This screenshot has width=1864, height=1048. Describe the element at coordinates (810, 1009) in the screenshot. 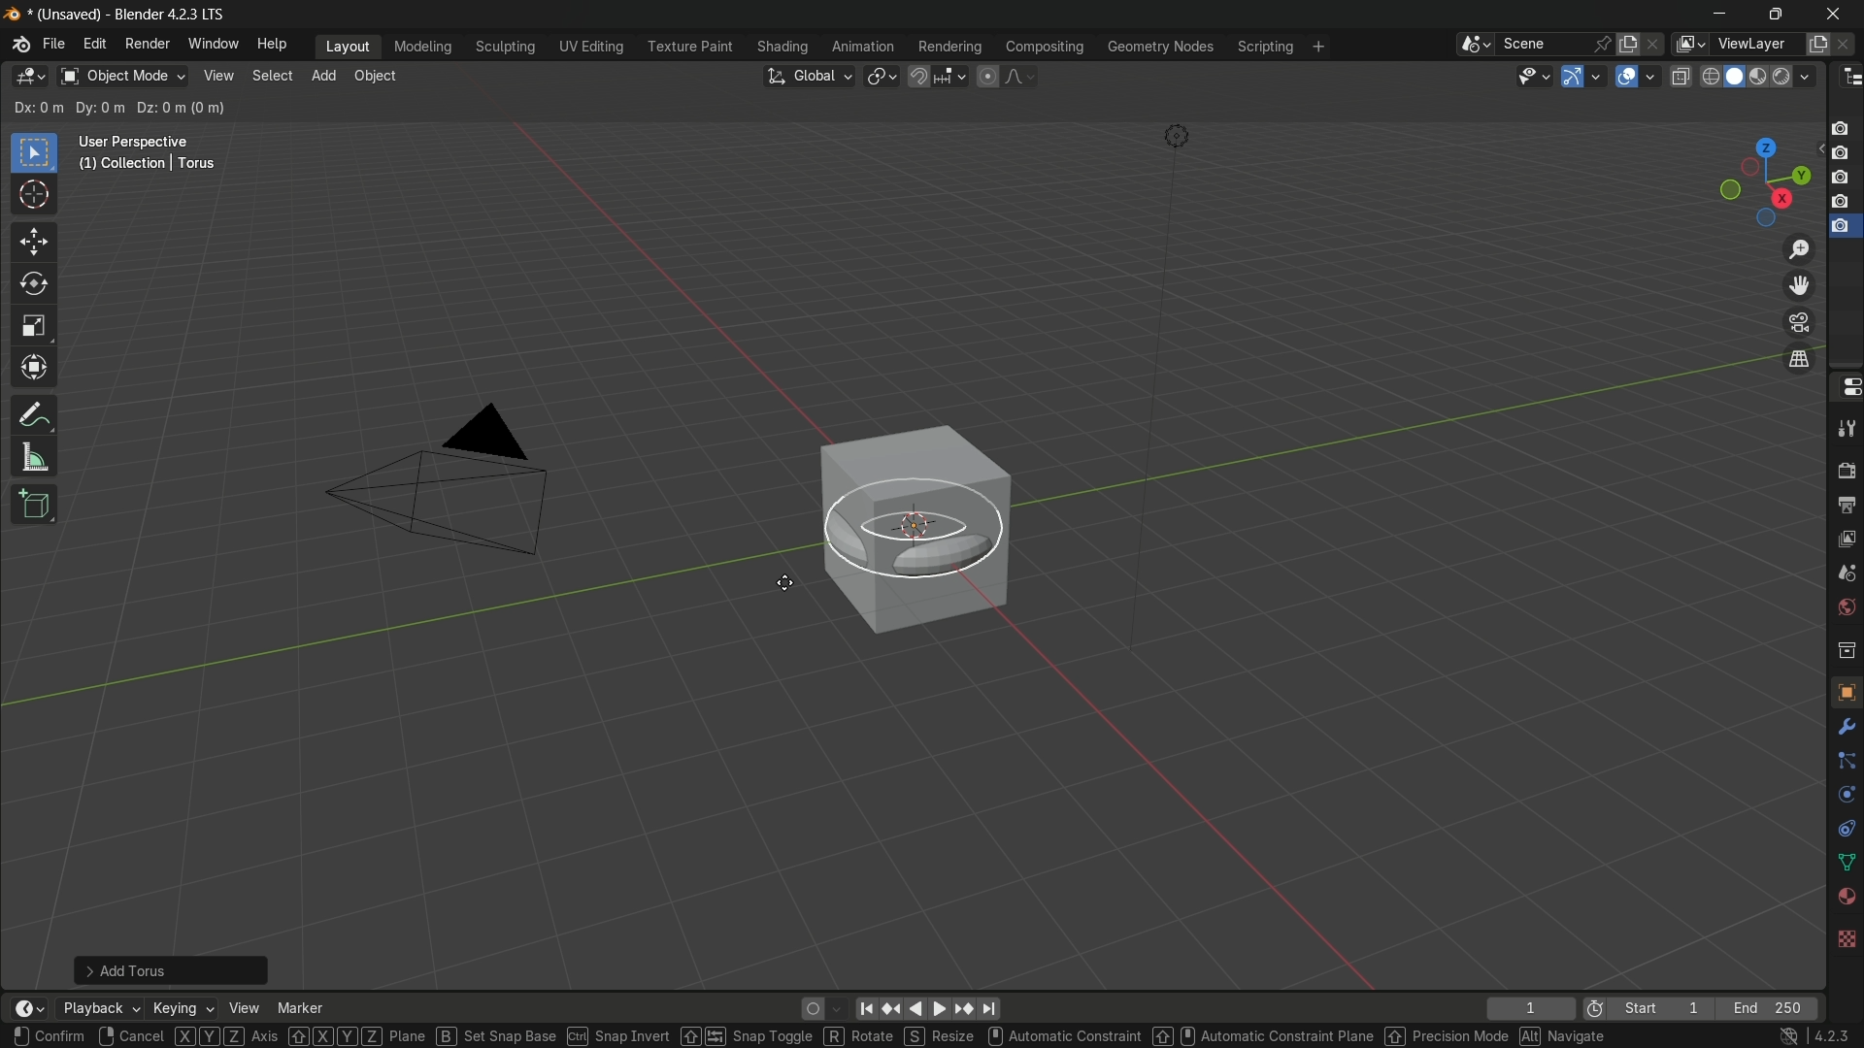

I see `auto keying` at that location.